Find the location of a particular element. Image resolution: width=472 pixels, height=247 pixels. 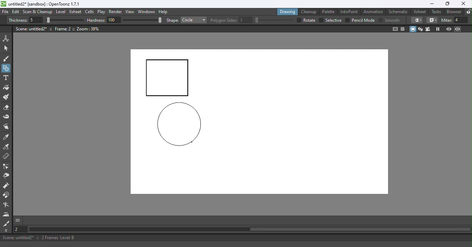

File name is located at coordinates (45, 4).